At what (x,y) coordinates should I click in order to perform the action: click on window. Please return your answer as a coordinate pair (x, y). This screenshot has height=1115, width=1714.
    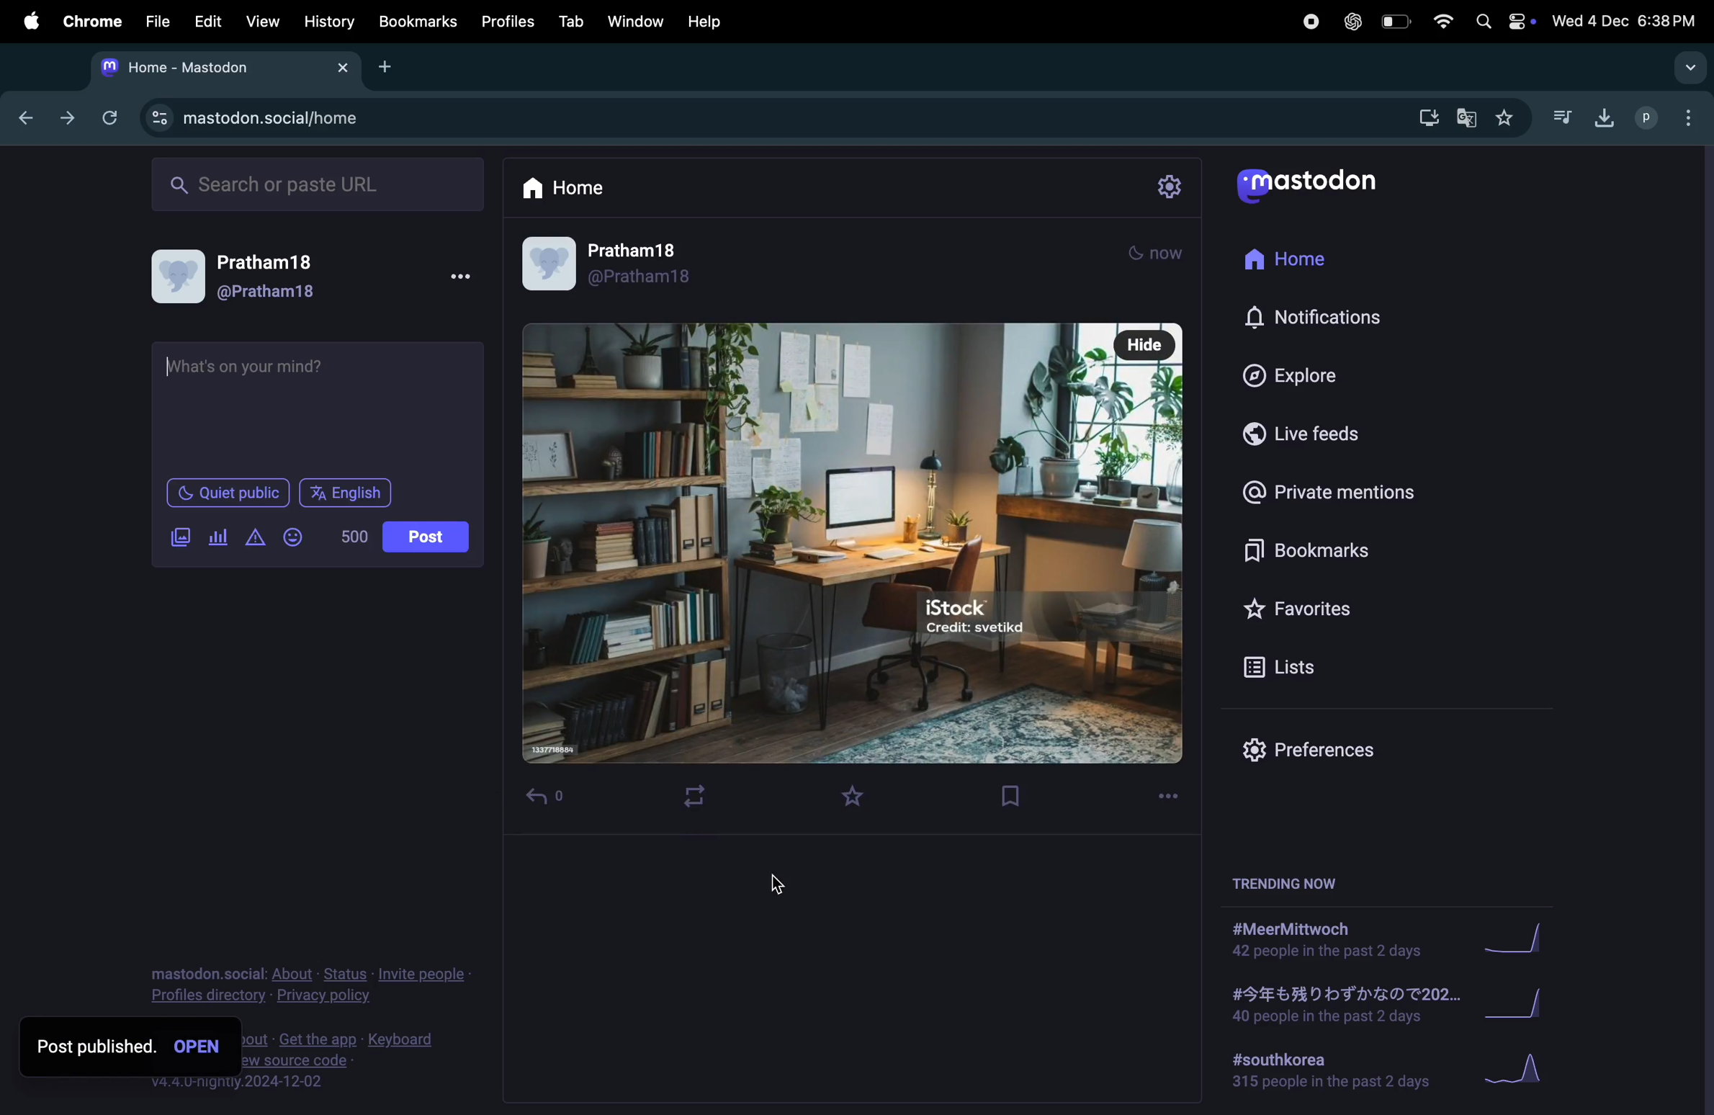
    Looking at the image, I should click on (638, 20).